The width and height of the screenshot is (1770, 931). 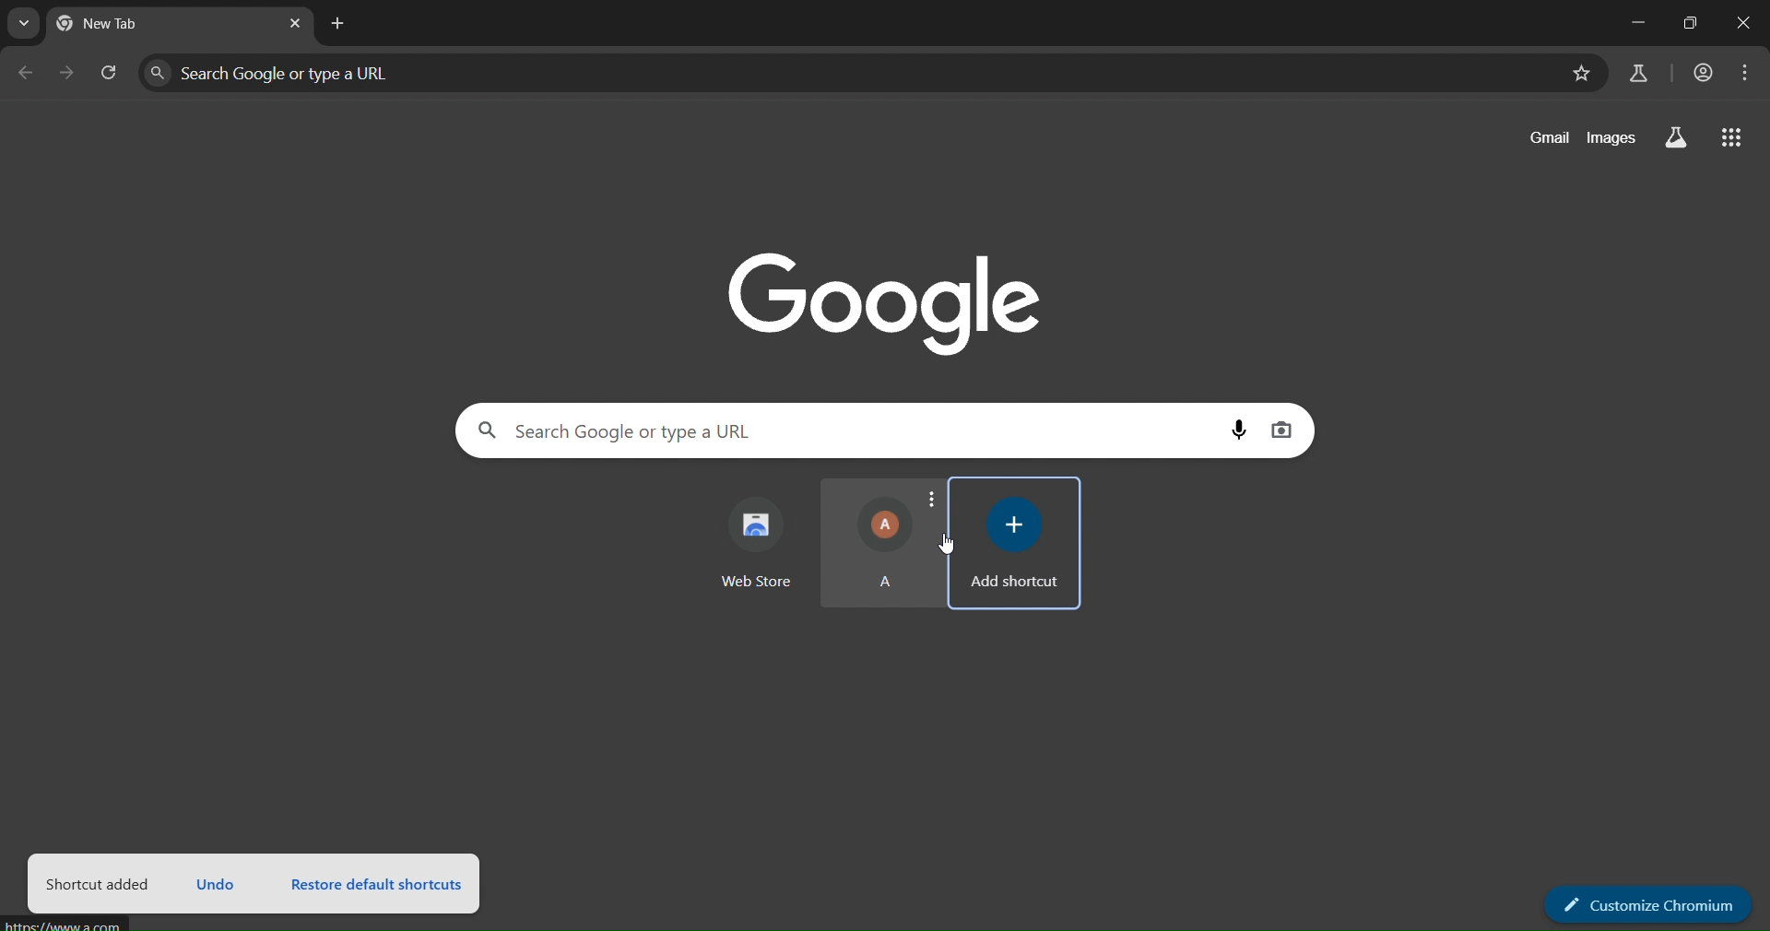 What do you see at coordinates (1579, 76) in the screenshot?
I see `bookmark page` at bounding box center [1579, 76].